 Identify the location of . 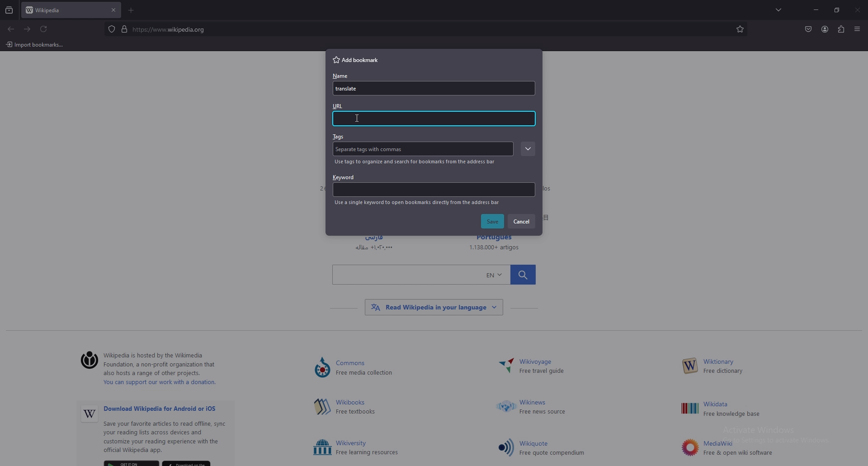
(689, 409).